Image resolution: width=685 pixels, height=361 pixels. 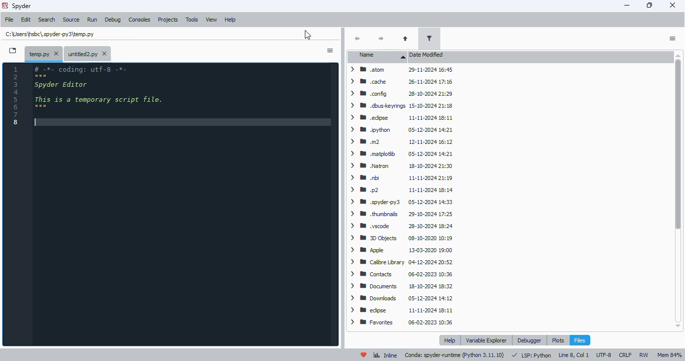 I want to click on > MW cache 26-11-2024 17:16, so click(x=402, y=82).